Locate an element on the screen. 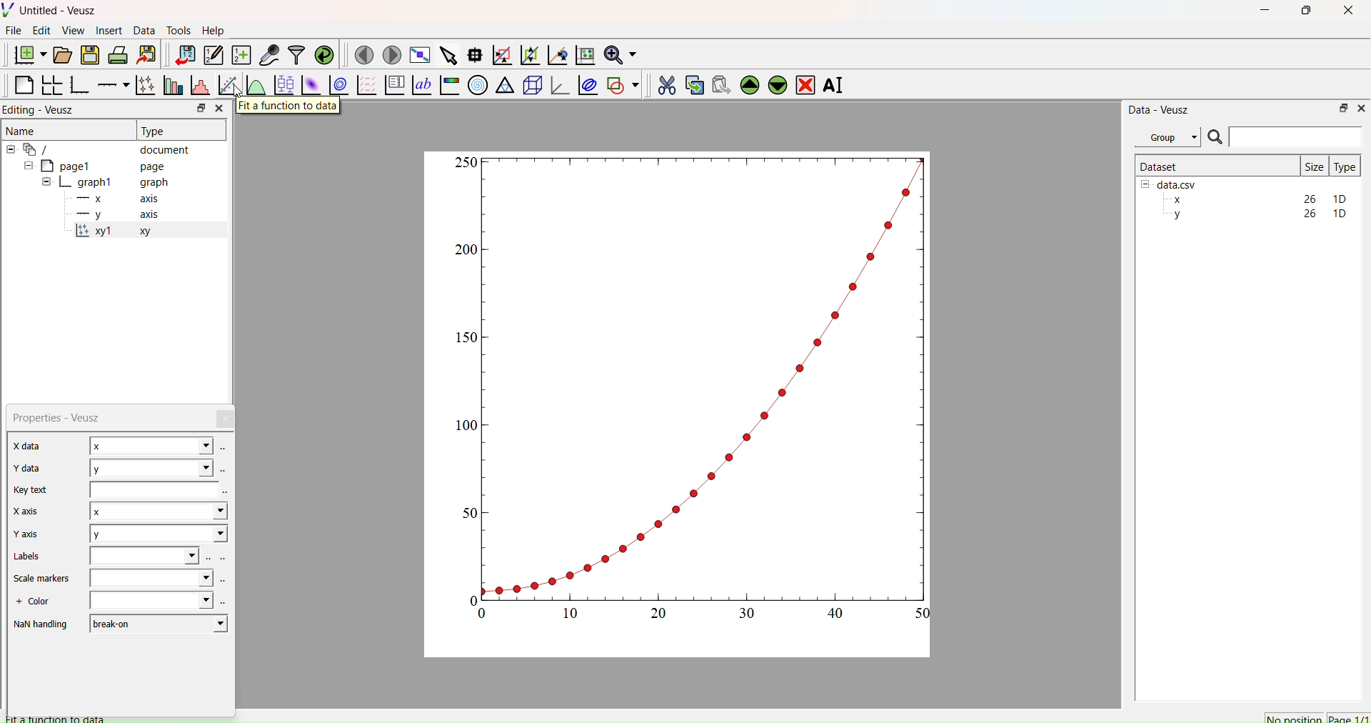 Image resolution: width=1371 pixels, height=723 pixels. Plot a 2d dataset as image is located at coordinates (310, 85).